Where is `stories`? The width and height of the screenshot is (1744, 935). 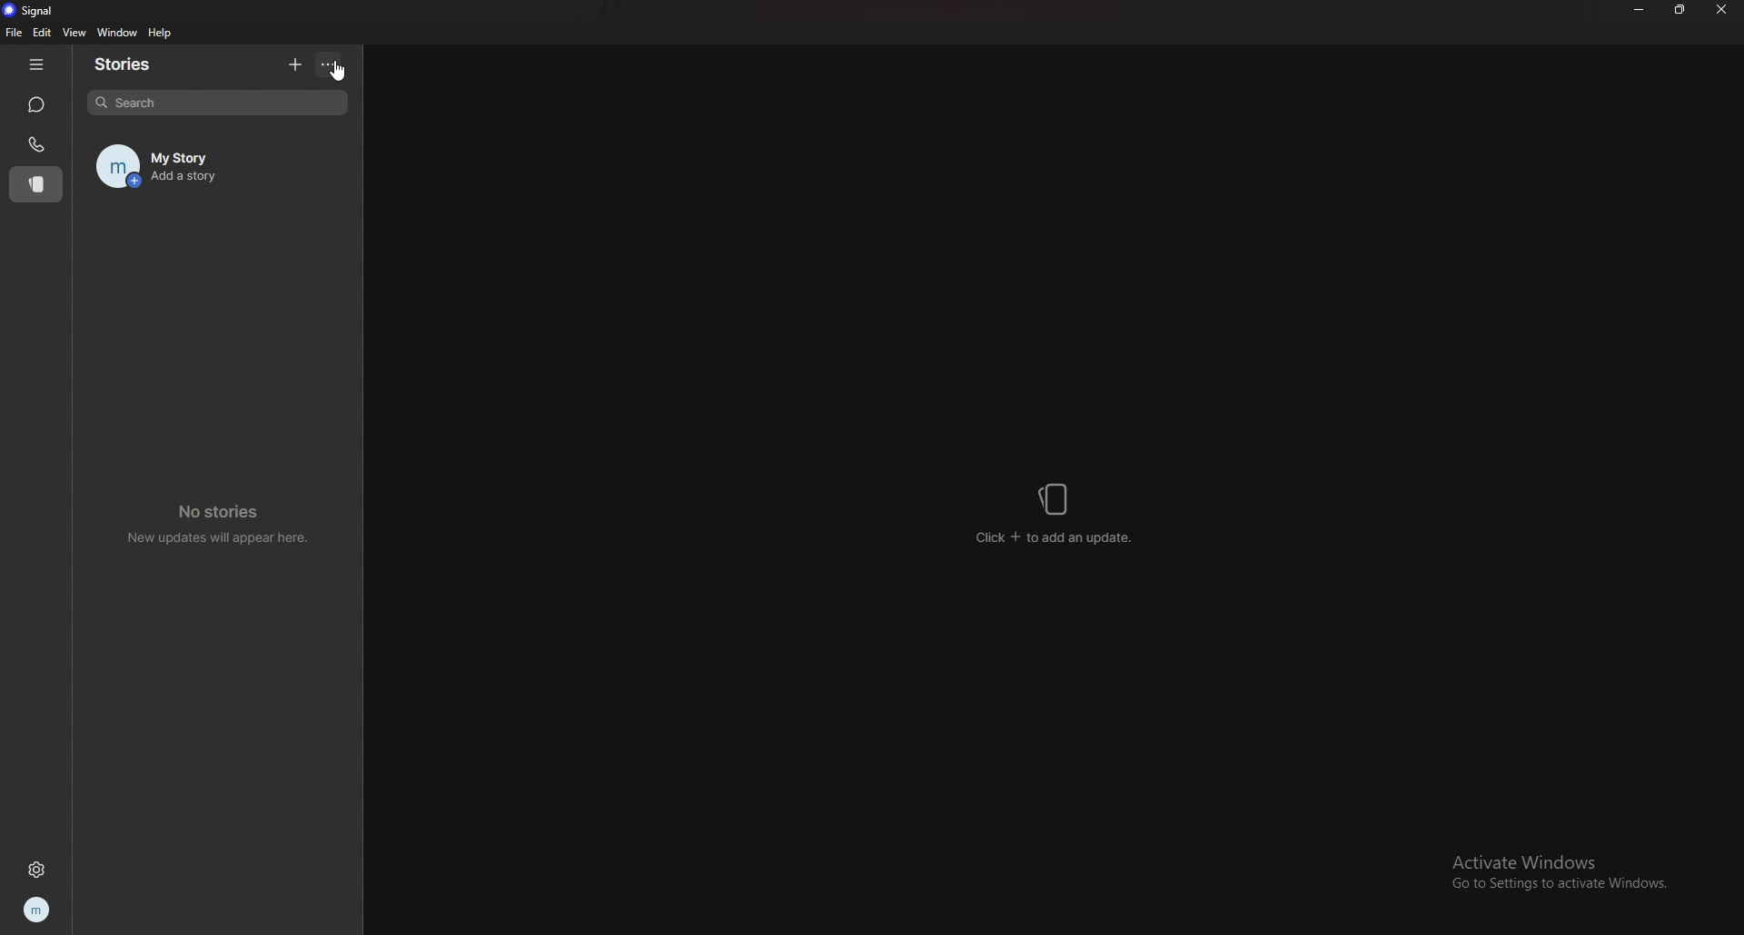
stories is located at coordinates (134, 63).